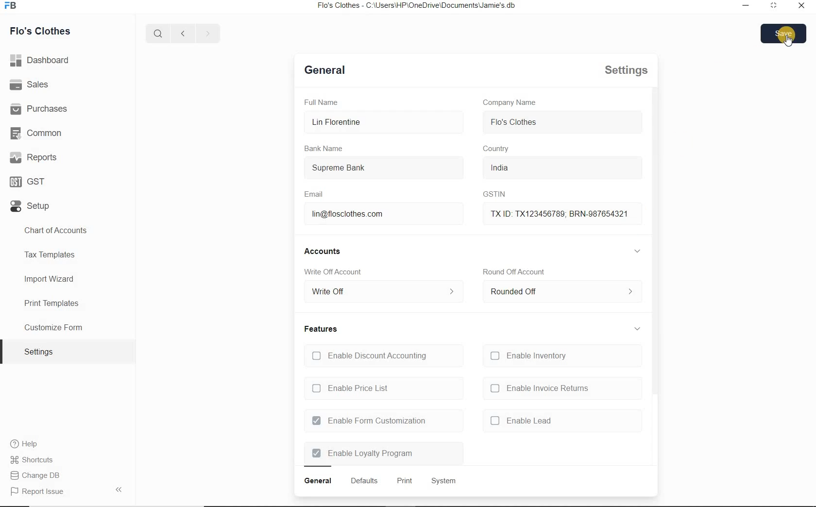 This screenshot has width=816, height=507. I want to click on Tax Templates, so click(51, 255).